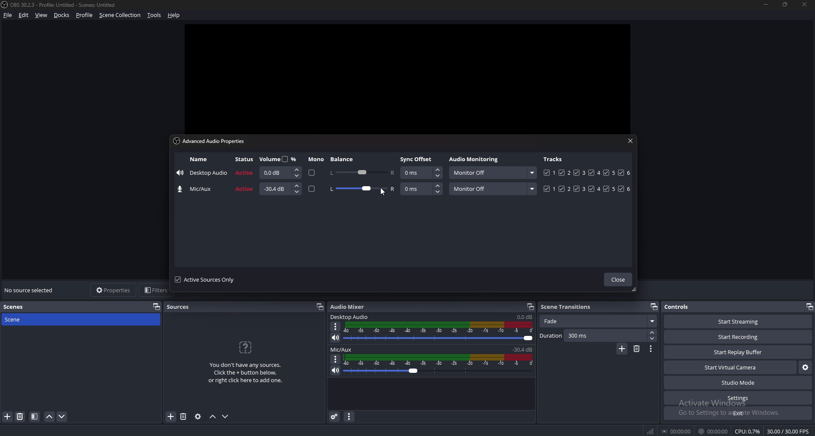 The width and height of the screenshot is (815, 436). Describe the element at coordinates (171, 416) in the screenshot. I see `add source` at that location.